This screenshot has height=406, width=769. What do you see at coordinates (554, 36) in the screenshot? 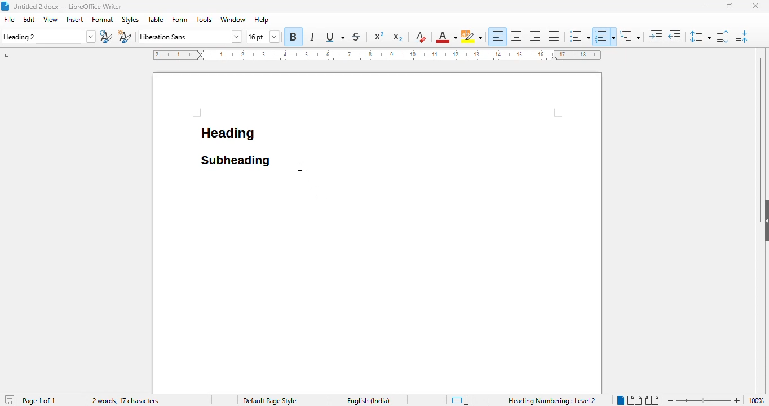
I see `justified` at bounding box center [554, 36].